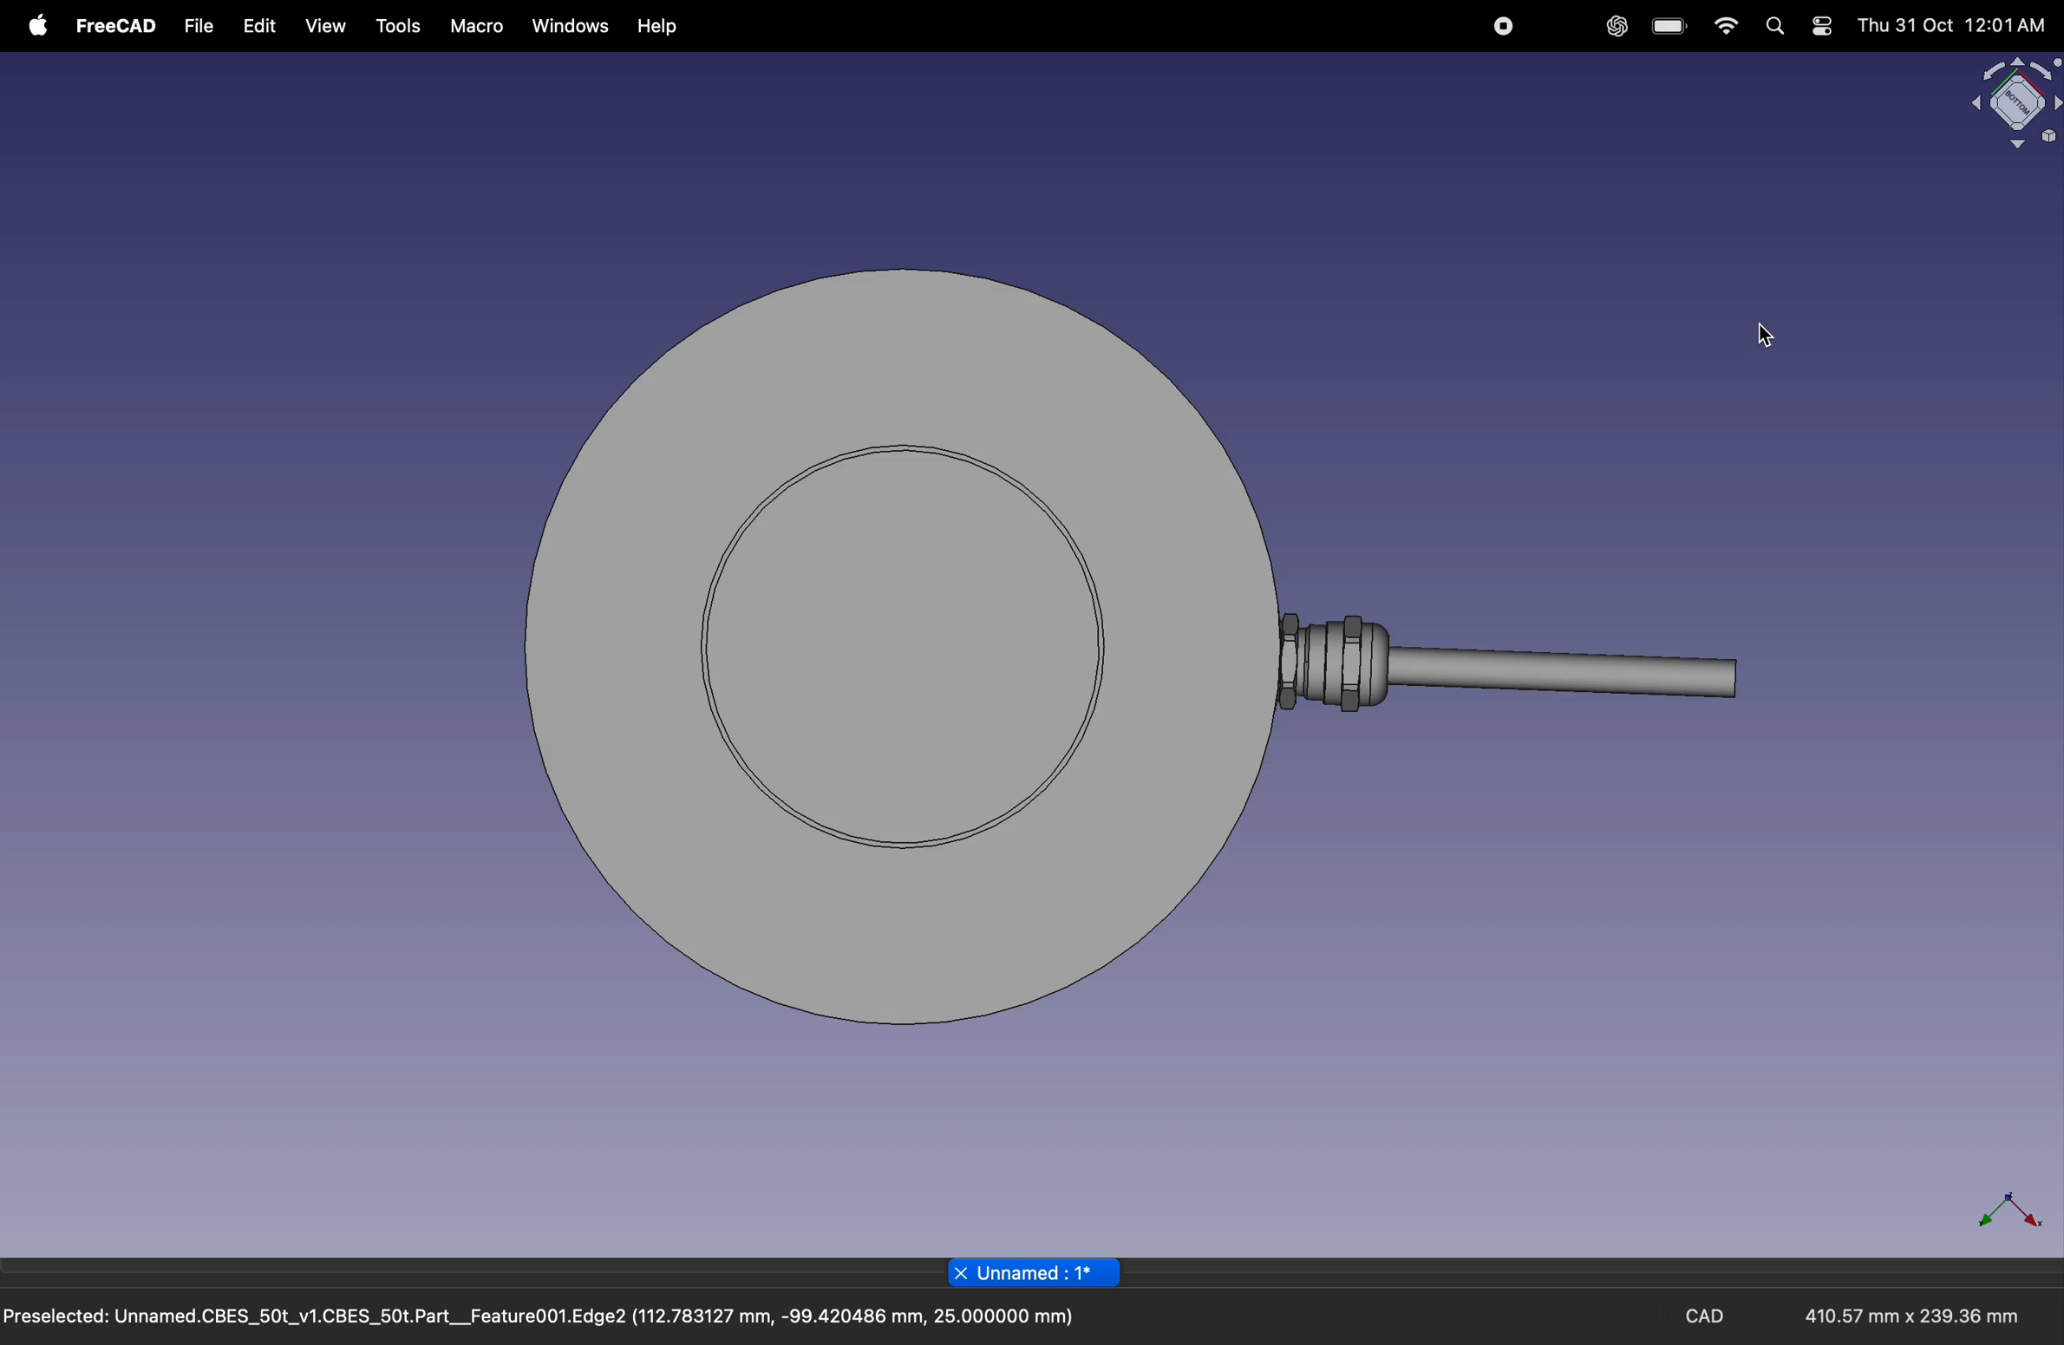  What do you see at coordinates (41, 27) in the screenshot?
I see `apple menu` at bounding box center [41, 27].